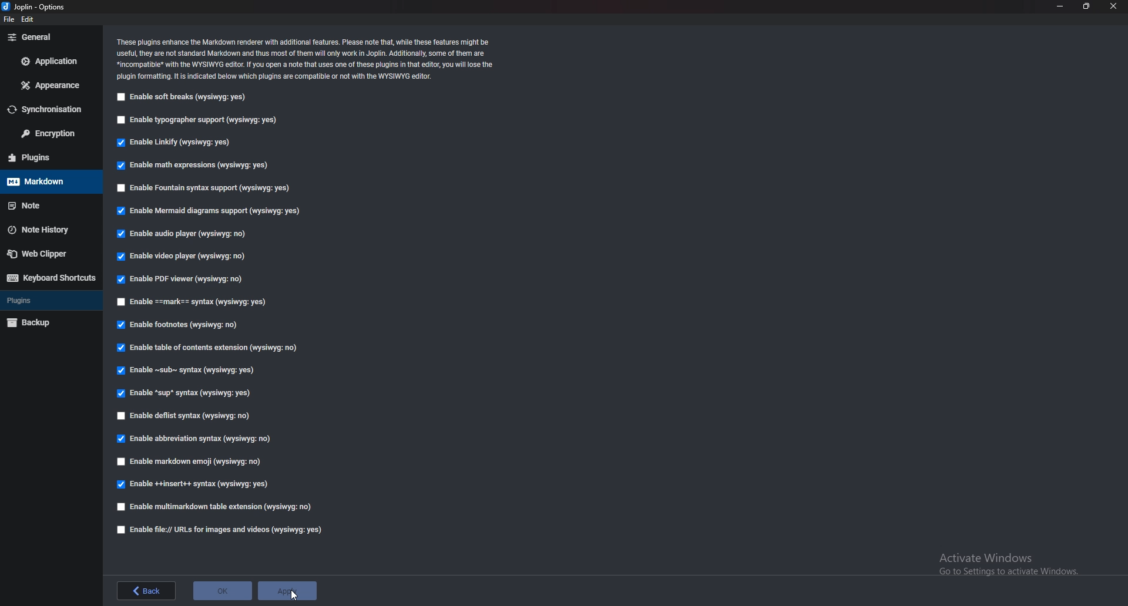 This screenshot has width=1128, height=606. I want to click on enable file urls for images and videos, so click(219, 531).